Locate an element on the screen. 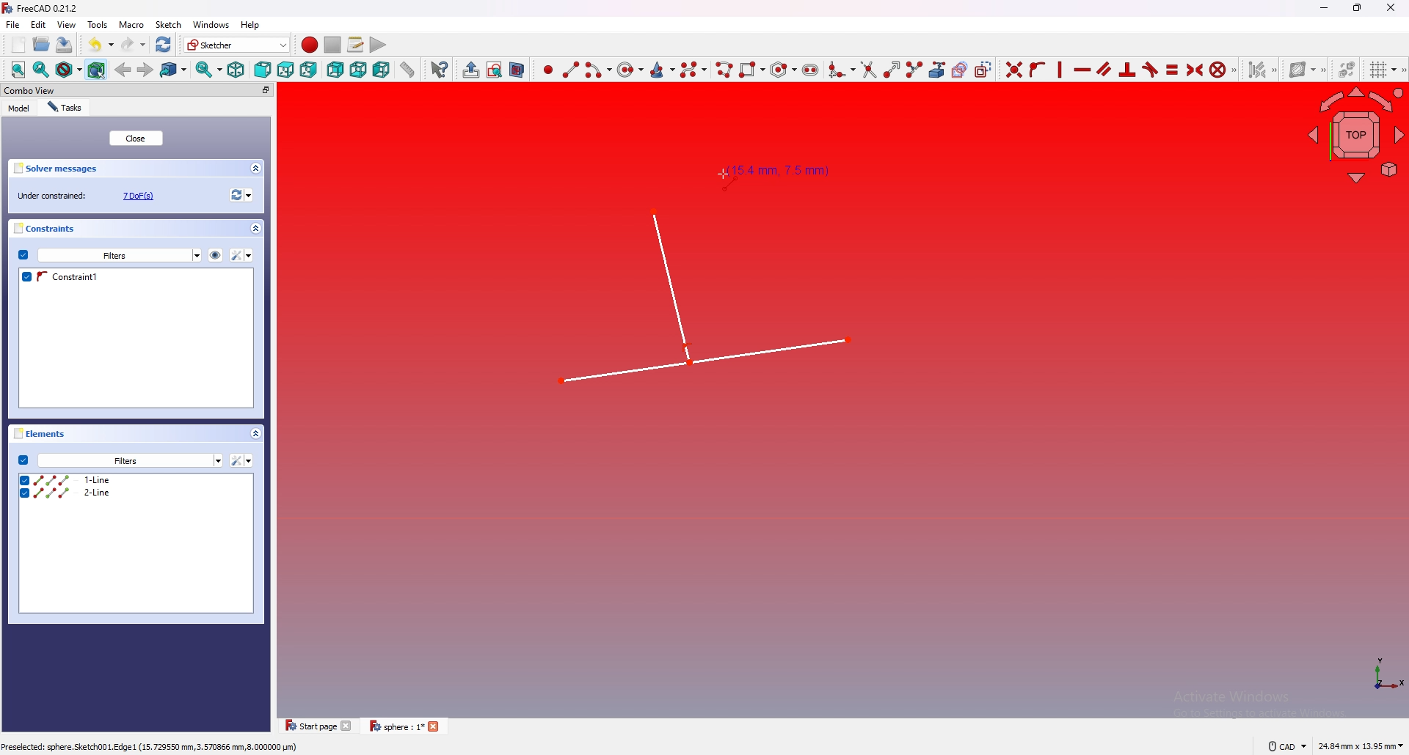 The width and height of the screenshot is (1409, 755). Front is located at coordinates (261, 70).